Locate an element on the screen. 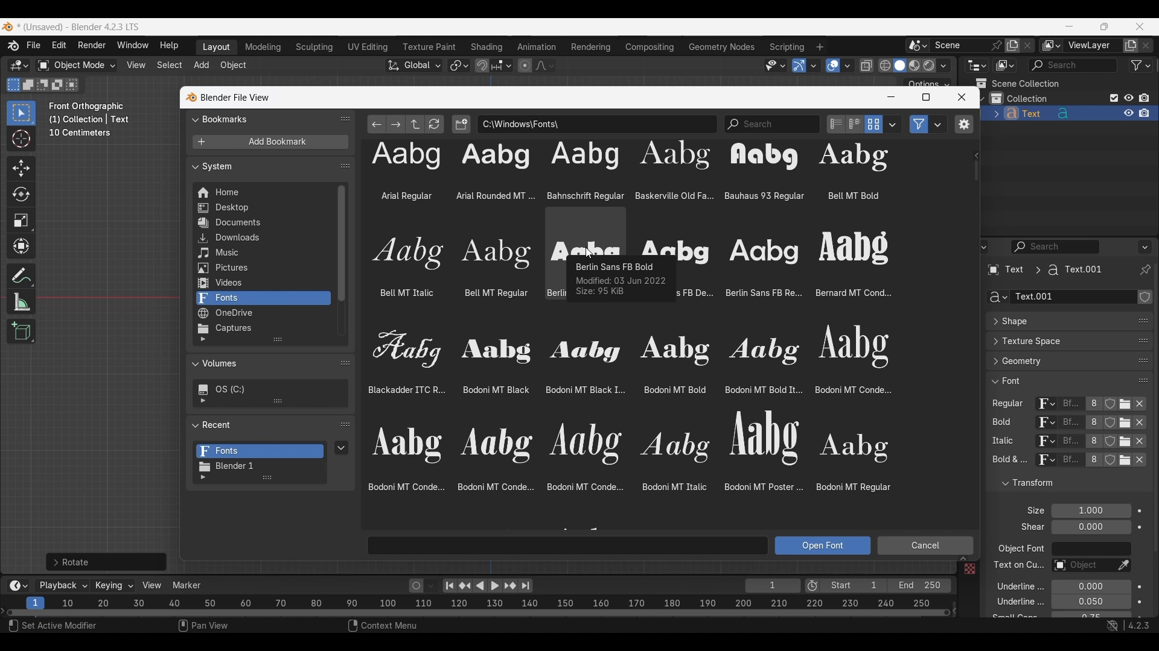 The width and height of the screenshot is (1159, 651). Click to expand Light Probes is located at coordinates (1028, 511).